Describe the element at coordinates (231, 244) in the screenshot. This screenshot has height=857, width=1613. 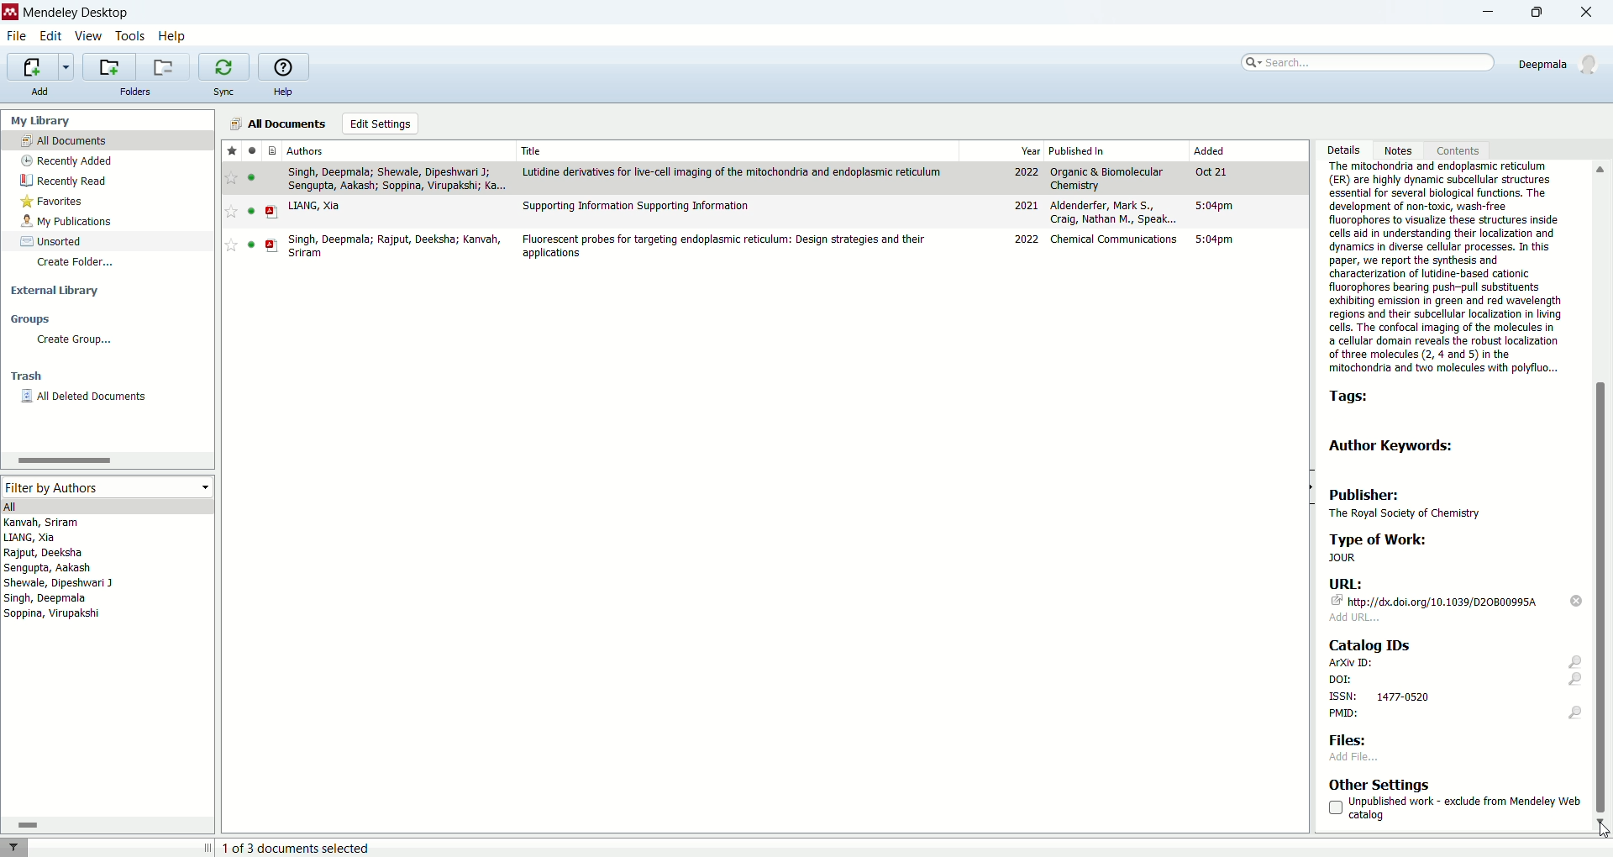
I see `favorite` at that location.